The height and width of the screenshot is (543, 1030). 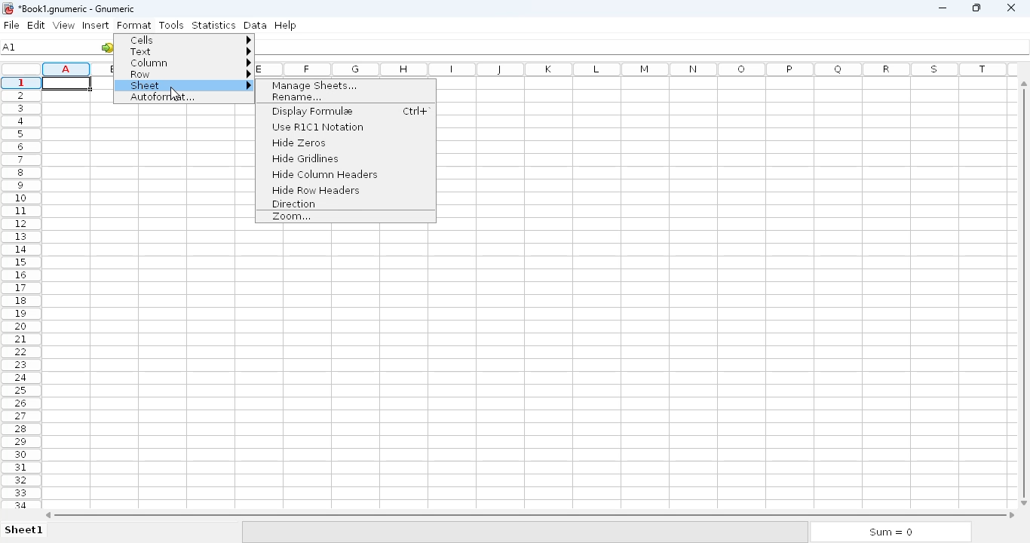 What do you see at coordinates (10, 47) in the screenshot?
I see `cell name A1` at bounding box center [10, 47].